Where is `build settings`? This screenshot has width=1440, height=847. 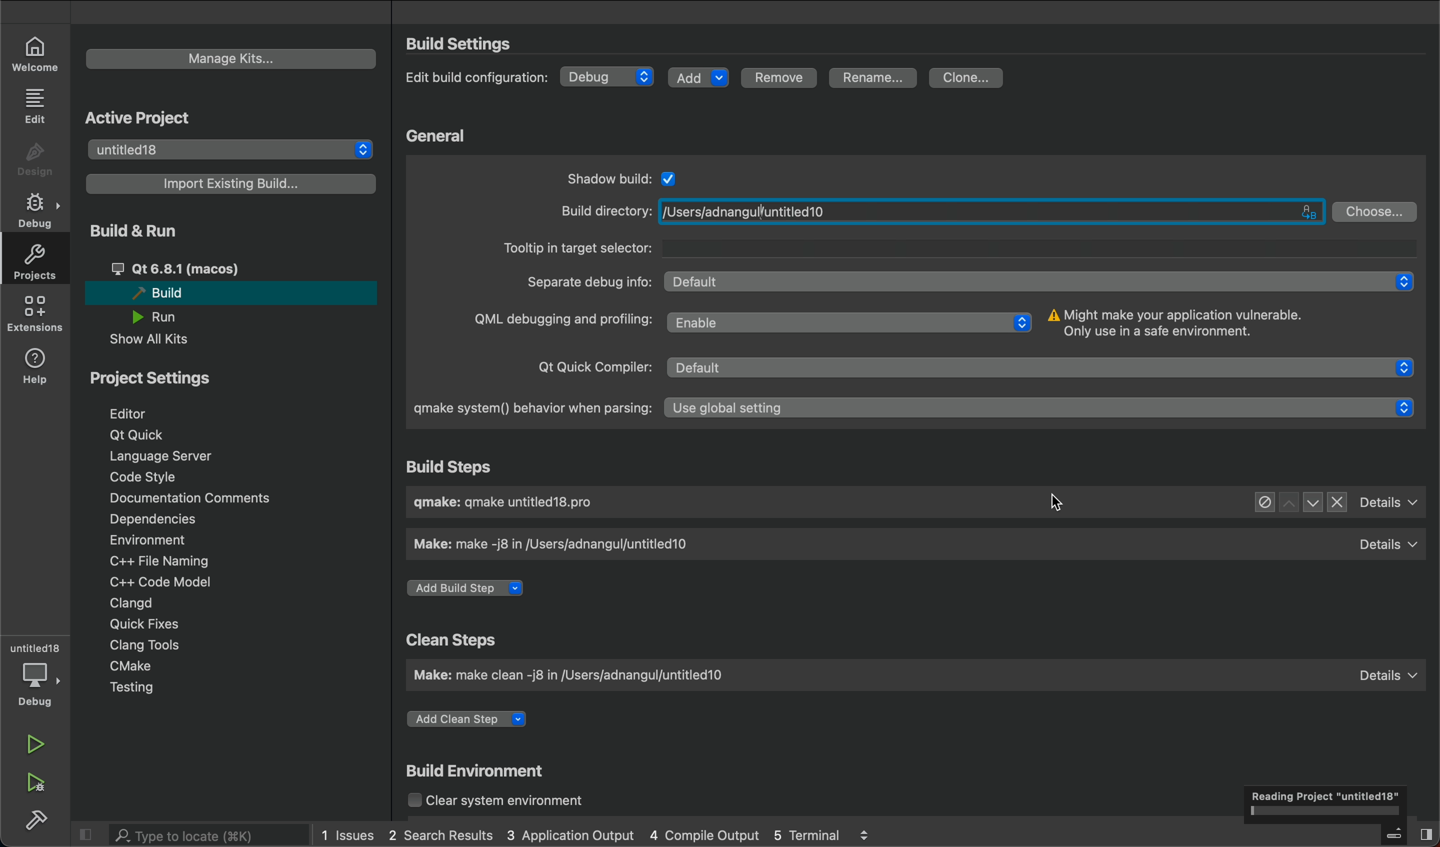 build settings is located at coordinates (481, 44).